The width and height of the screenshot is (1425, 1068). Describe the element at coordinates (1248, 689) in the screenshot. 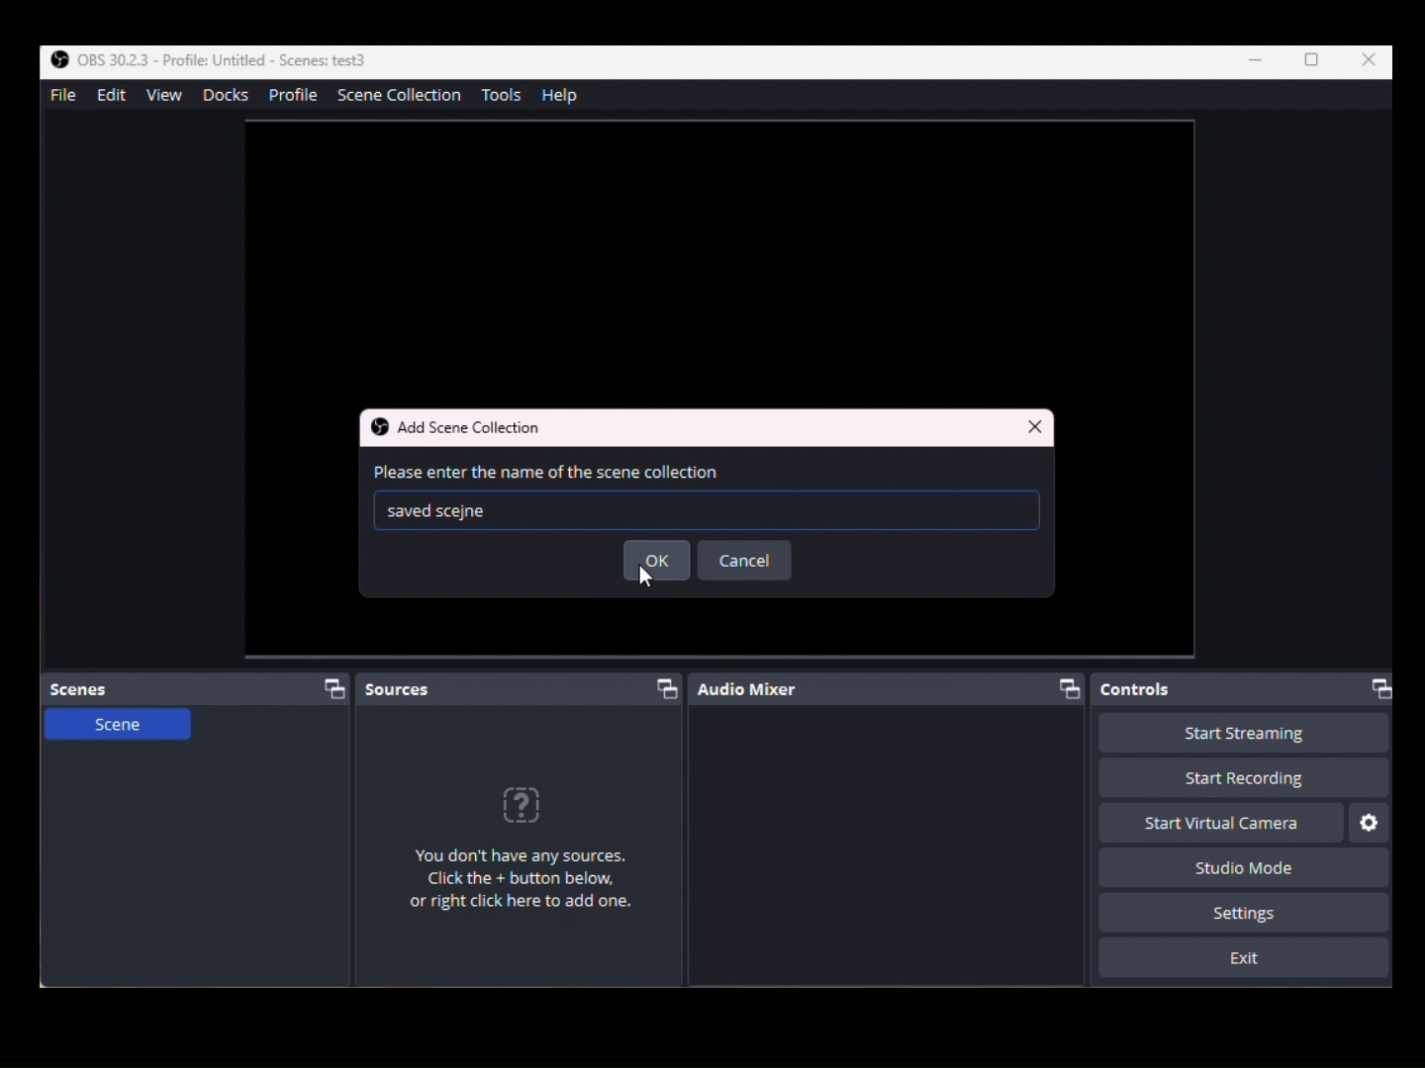

I see `Controls` at that location.